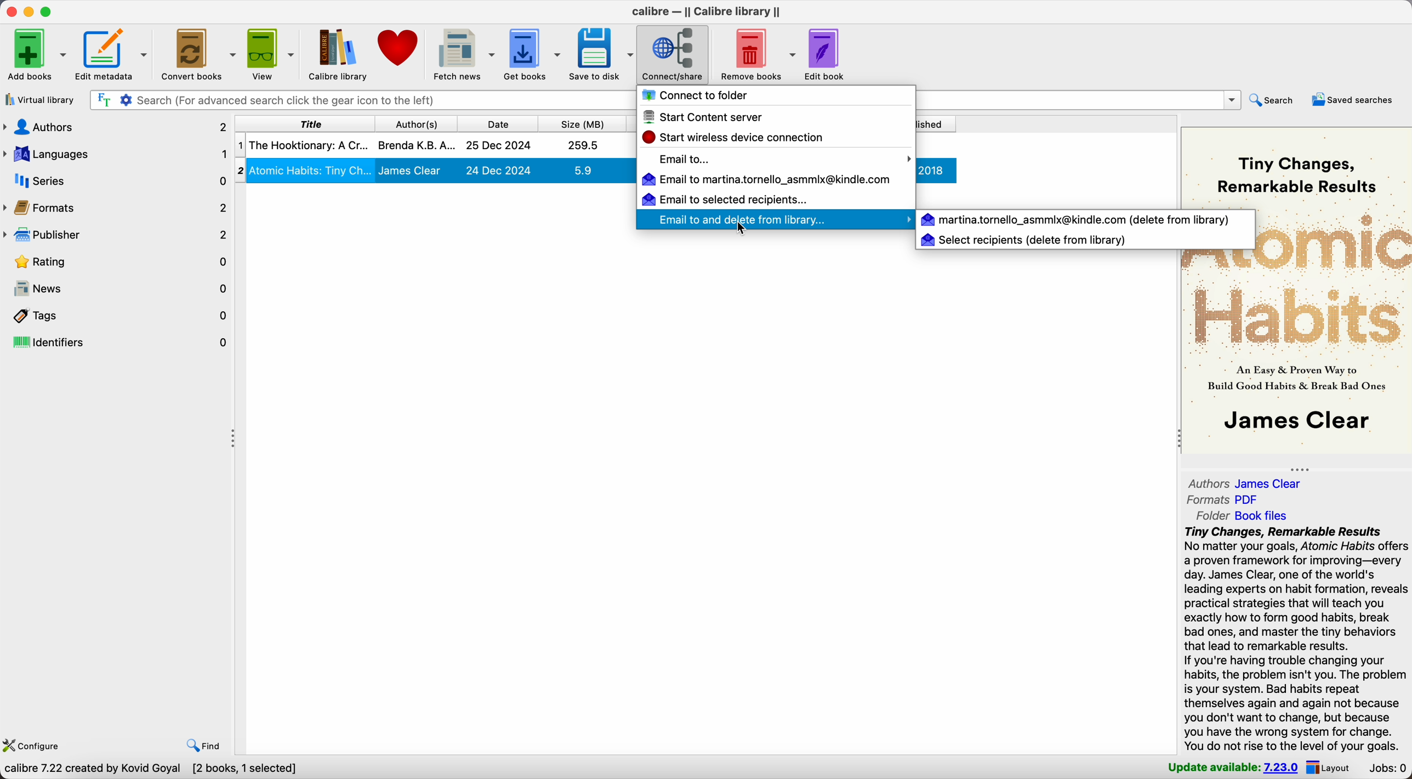  What do you see at coordinates (308, 145) in the screenshot?
I see `The Hookitonary: A Cr` at bounding box center [308, 145].